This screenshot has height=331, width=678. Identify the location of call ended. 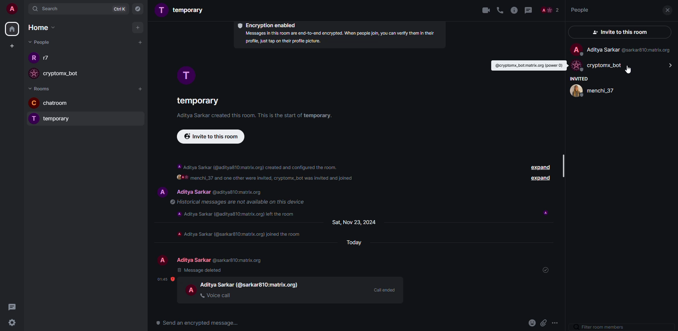
(384, 289).